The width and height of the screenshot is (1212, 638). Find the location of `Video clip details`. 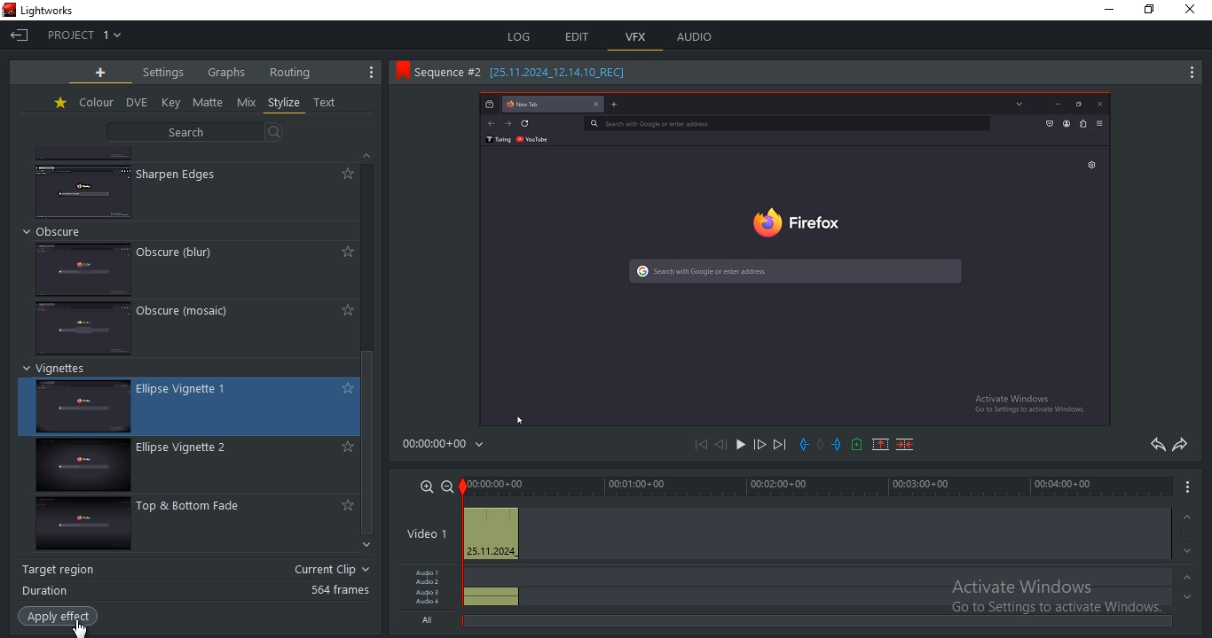

Video clip details is located at coordinates (492, 535).